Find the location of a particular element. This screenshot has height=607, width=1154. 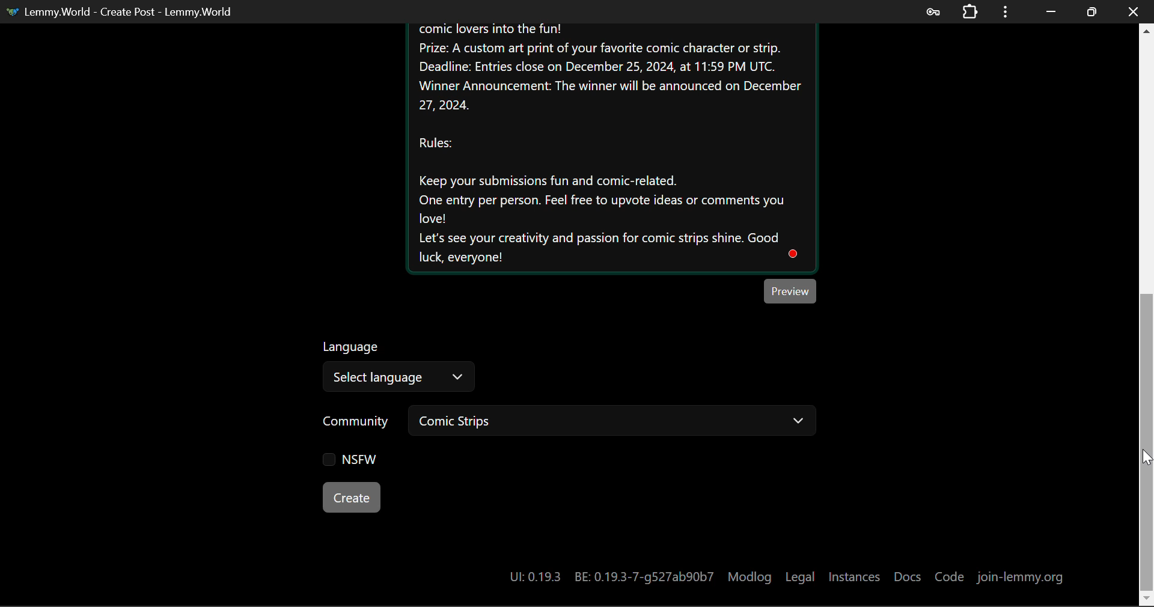

join-lemmy.org is located at coordinates (1018, 579).